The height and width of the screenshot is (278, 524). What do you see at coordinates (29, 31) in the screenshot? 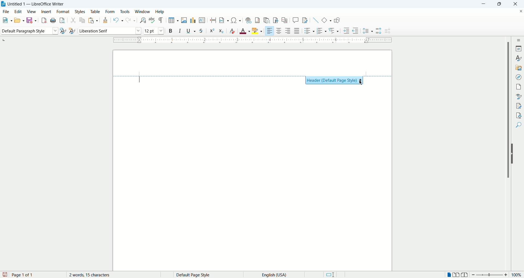
I see `paragraph style` at bounding box center [29, 31].